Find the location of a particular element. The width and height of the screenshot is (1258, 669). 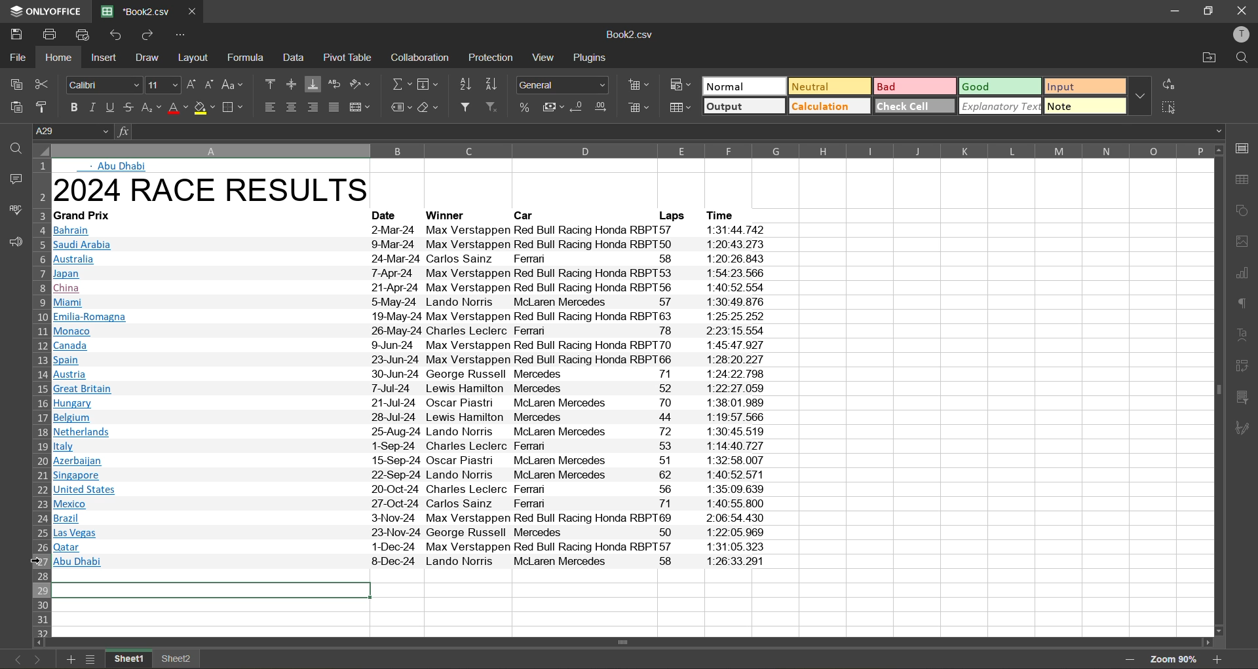

redo is located at coordinates (145, 34).